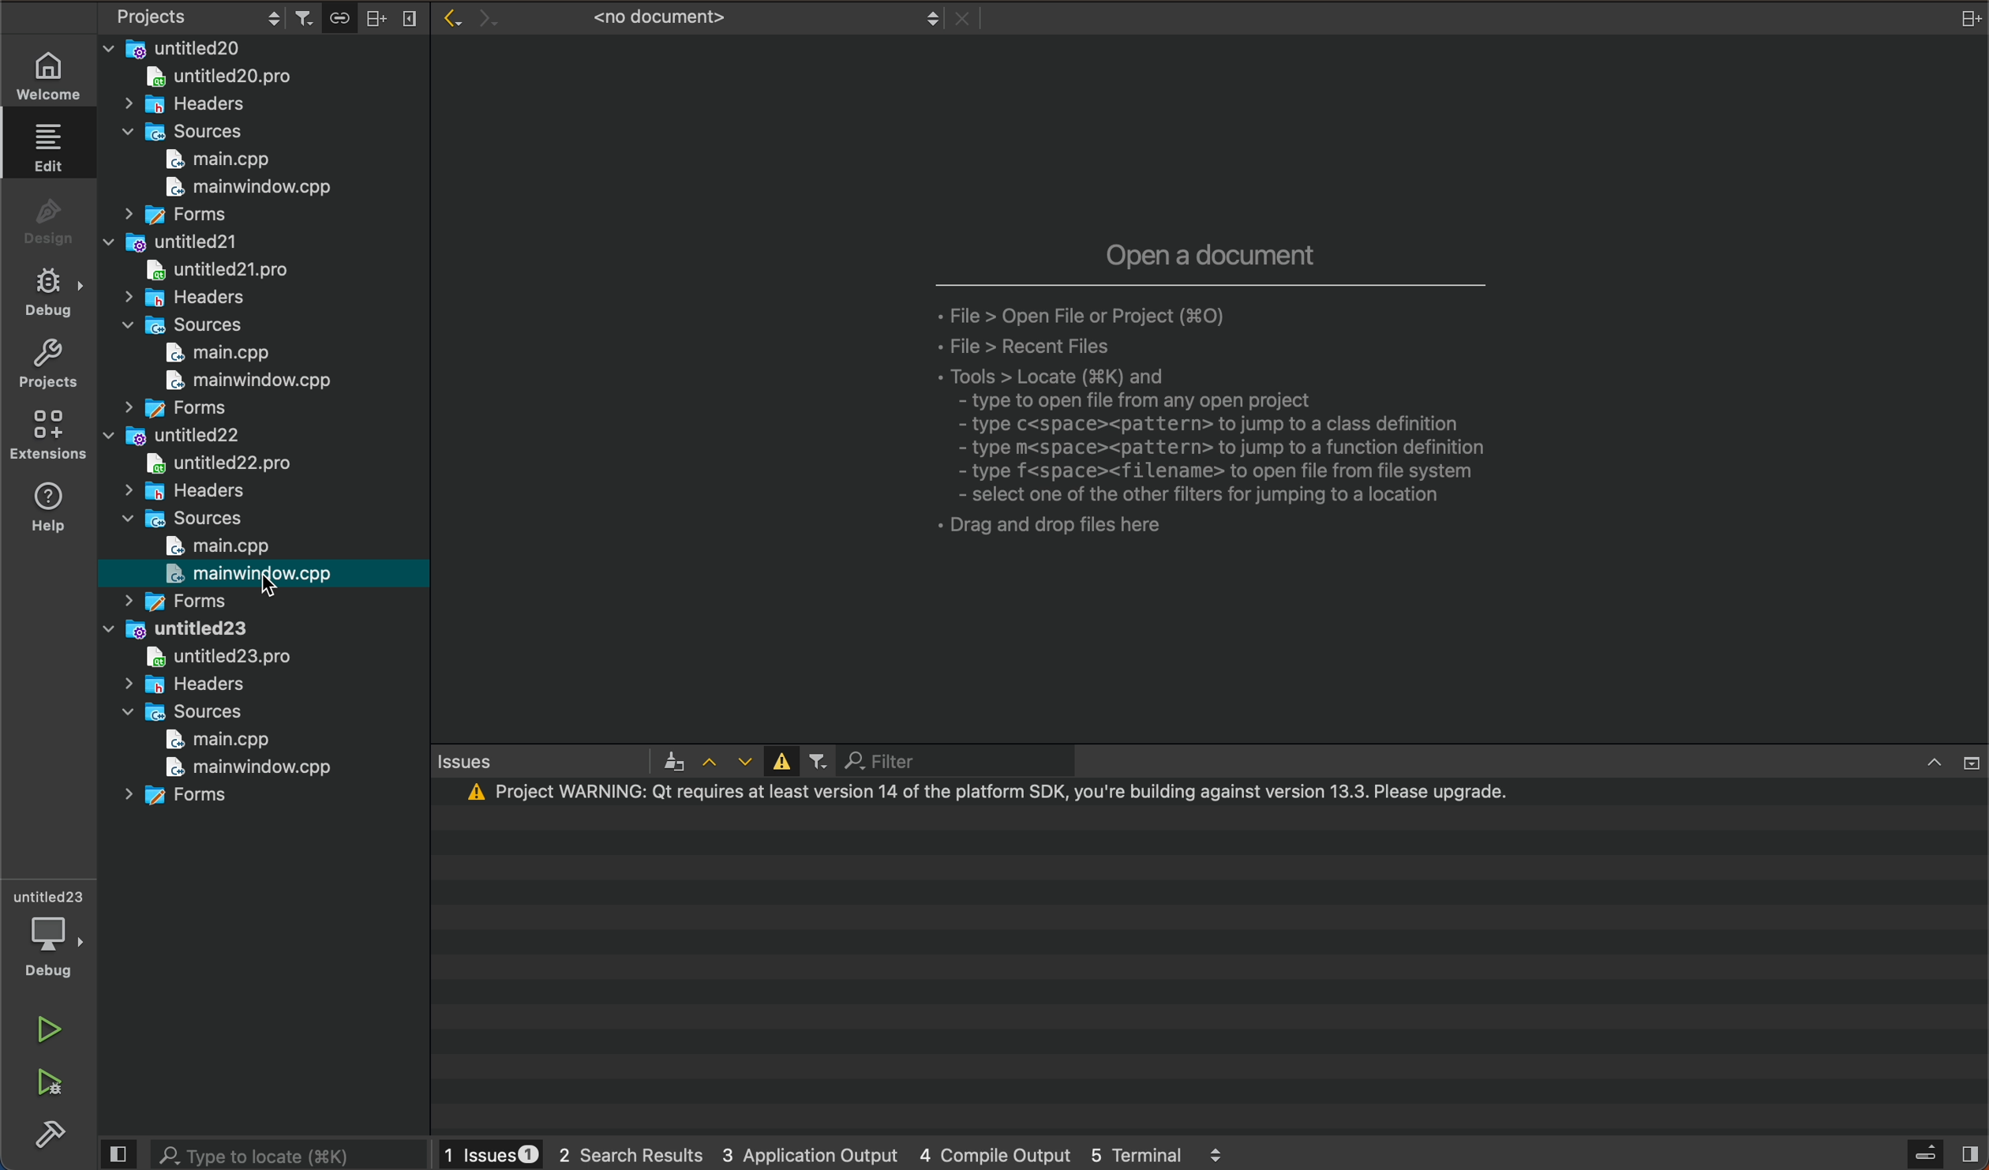 Image resolution: width=1989 pixels, height=1170 pixels. Describe the element at coordinates (212, 269) in the screenshot. I see `untitled20pro` at that location.